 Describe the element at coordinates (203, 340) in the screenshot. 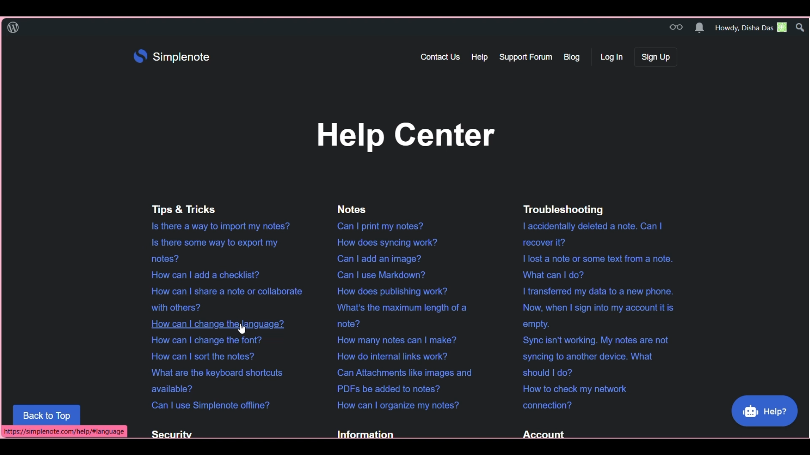

I see `How can | change the font?` at that location.